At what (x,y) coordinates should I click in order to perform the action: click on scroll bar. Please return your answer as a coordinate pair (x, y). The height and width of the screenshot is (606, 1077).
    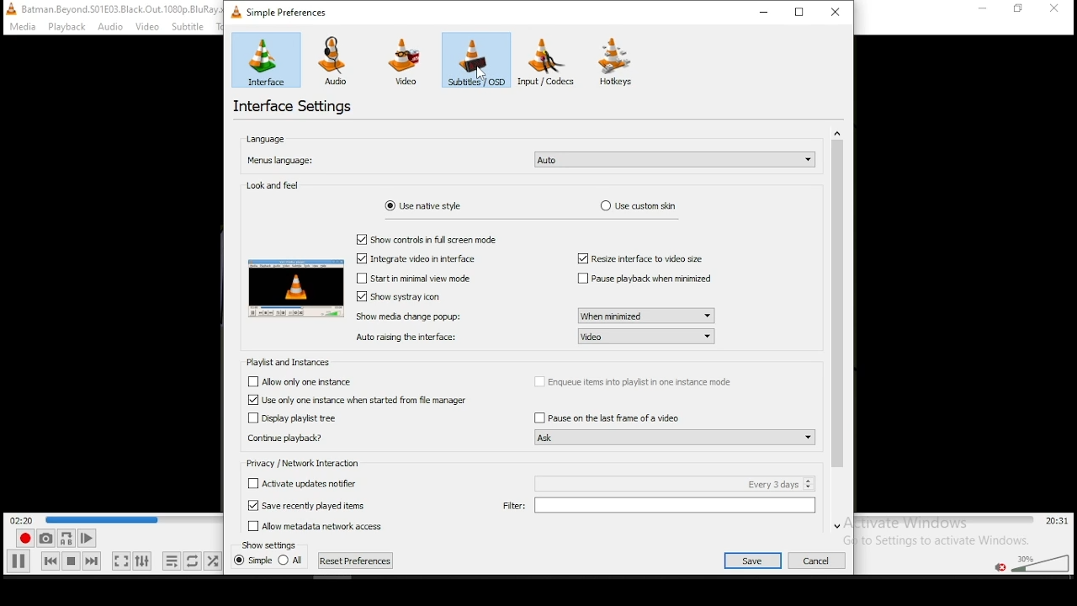
    Looking at the image, I should click on (839, 327).